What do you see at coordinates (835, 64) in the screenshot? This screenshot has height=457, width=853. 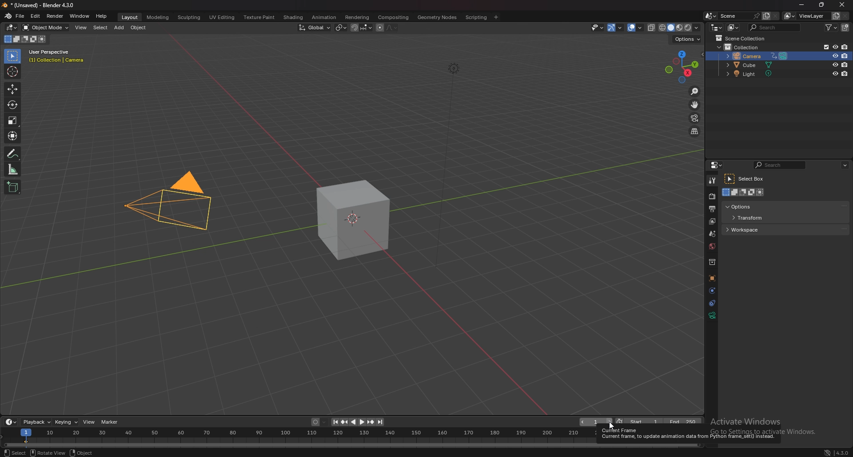 I see `hide in viewport` at bounding box center [835, 64].